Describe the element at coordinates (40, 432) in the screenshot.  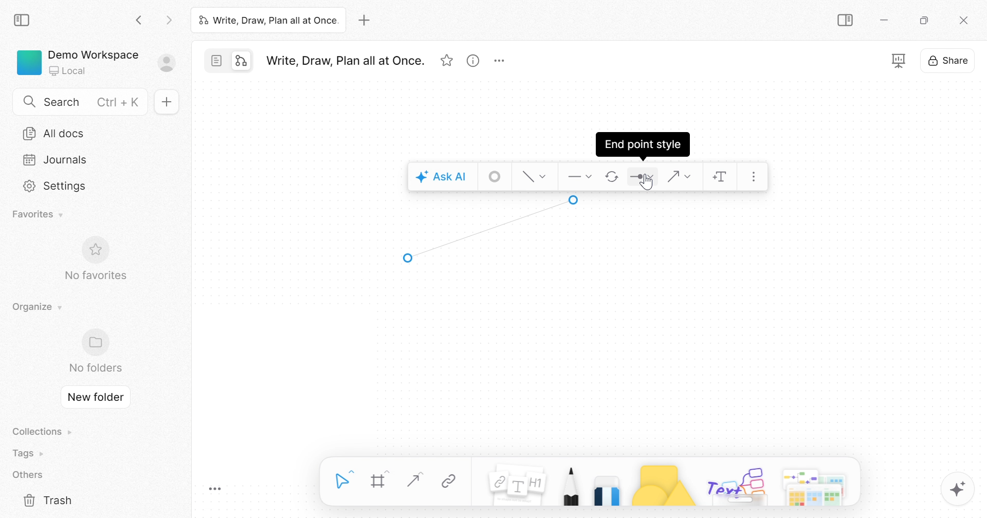
I see `Collections` at that location.